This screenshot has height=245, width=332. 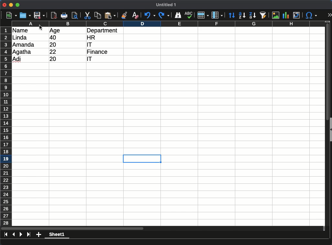 I want to click on last page, so click(x=28, y=235).